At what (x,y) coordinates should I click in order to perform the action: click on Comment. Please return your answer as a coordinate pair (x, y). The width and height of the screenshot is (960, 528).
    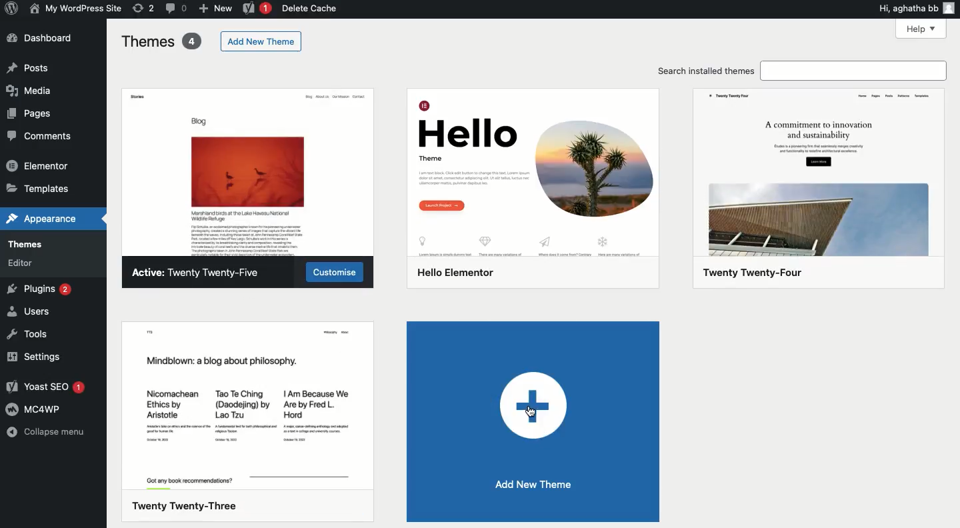
    Looking at the image, I should click on (177, 8).